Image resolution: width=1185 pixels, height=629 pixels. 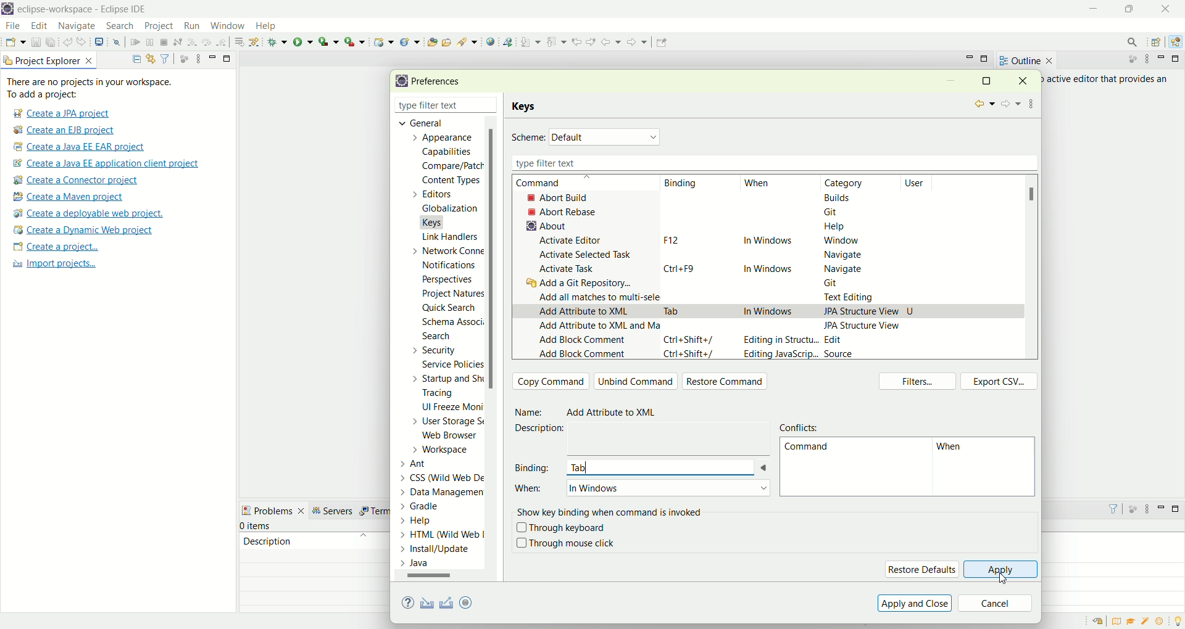 I want to click on filters, so click(x=920, y=382).